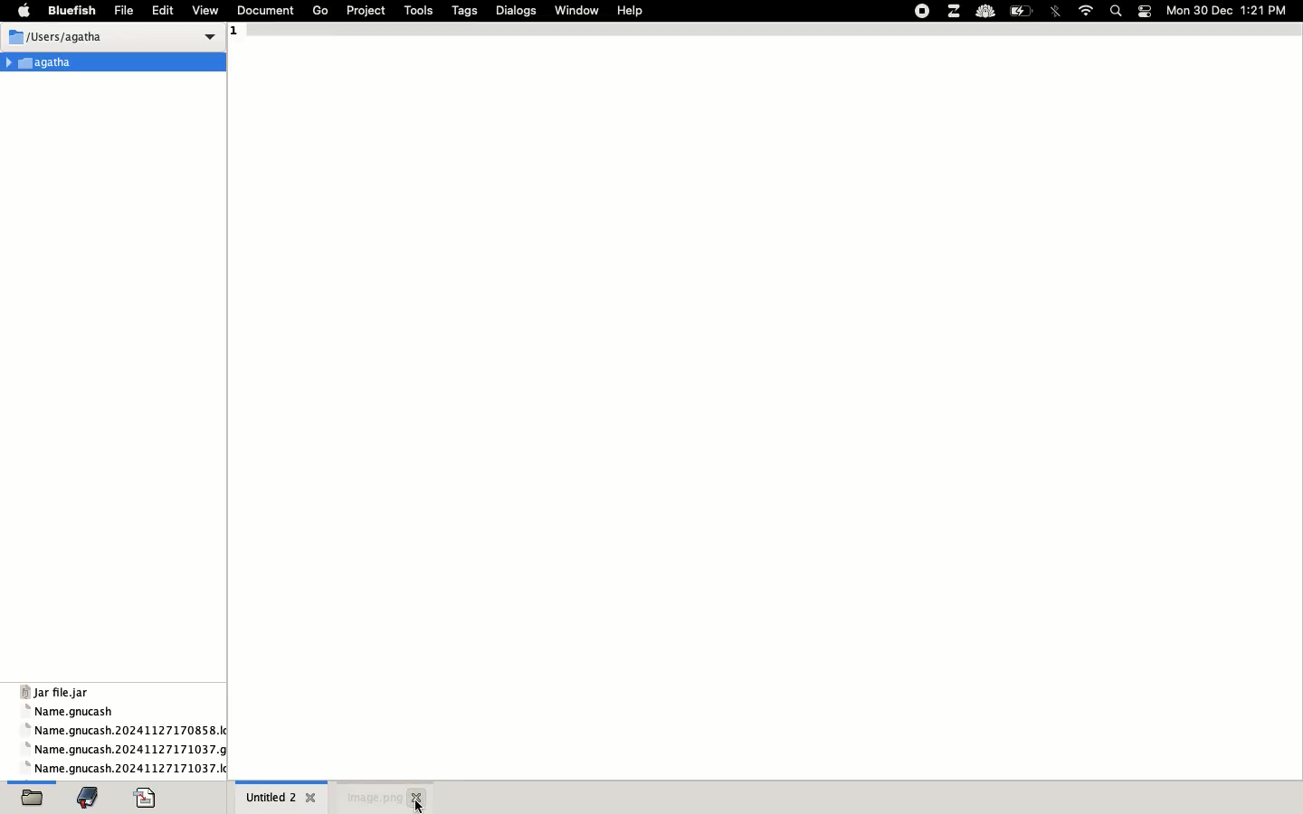 The height and width of the screenshot is (814, 1303). I want to click on window , so click(575, 10).